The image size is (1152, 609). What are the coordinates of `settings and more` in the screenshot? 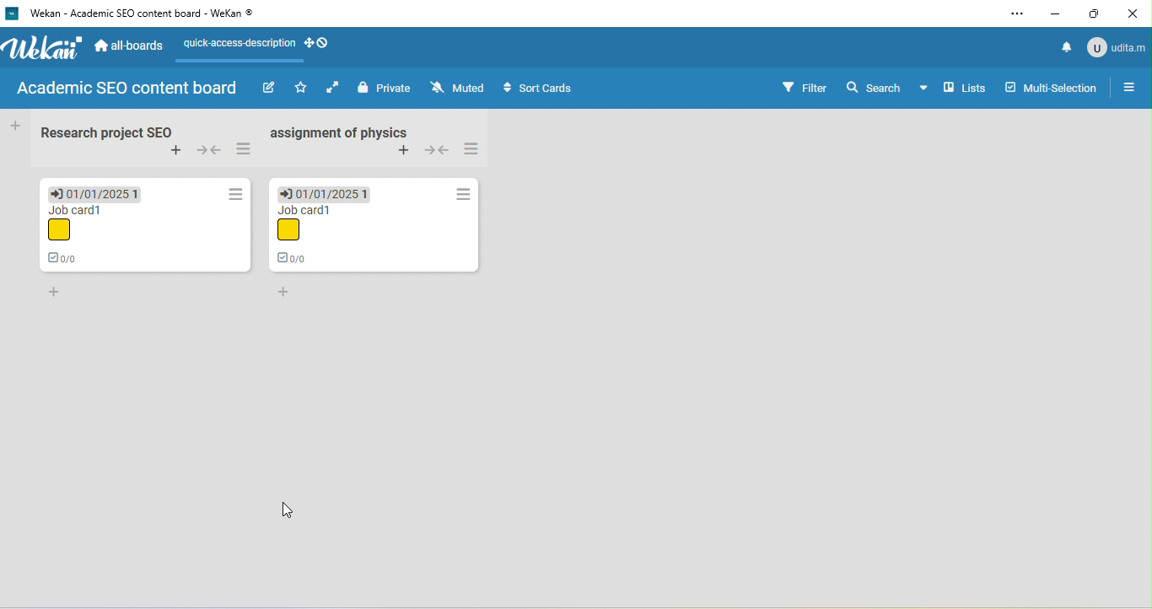 It's located at (1017, 15).